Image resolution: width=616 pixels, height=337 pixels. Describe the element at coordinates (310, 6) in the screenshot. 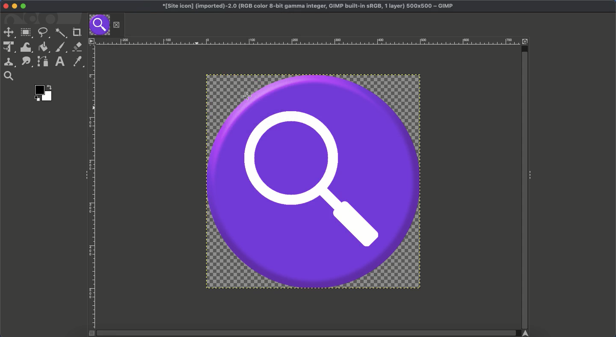

I see `GIMP project` at that location.